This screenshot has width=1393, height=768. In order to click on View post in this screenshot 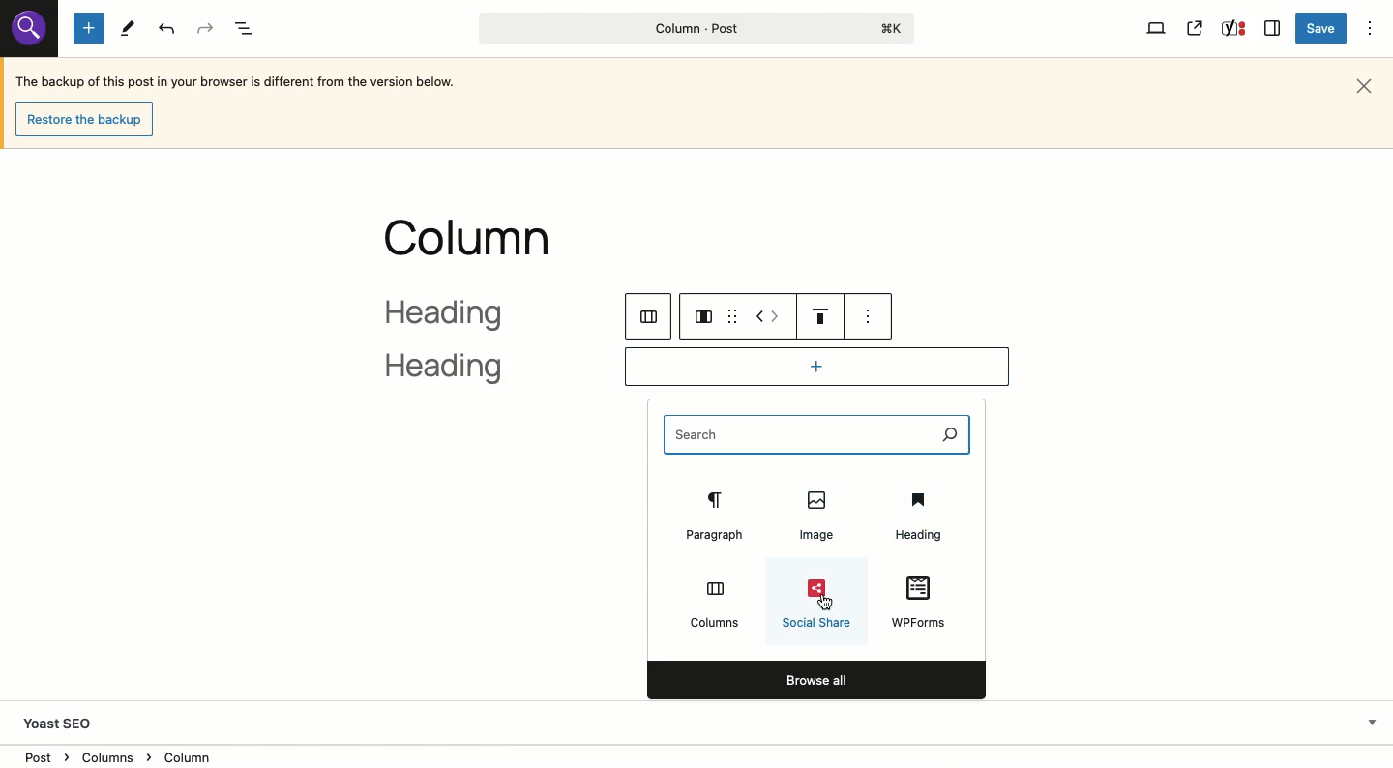, I will do `click(1196, 28)`.